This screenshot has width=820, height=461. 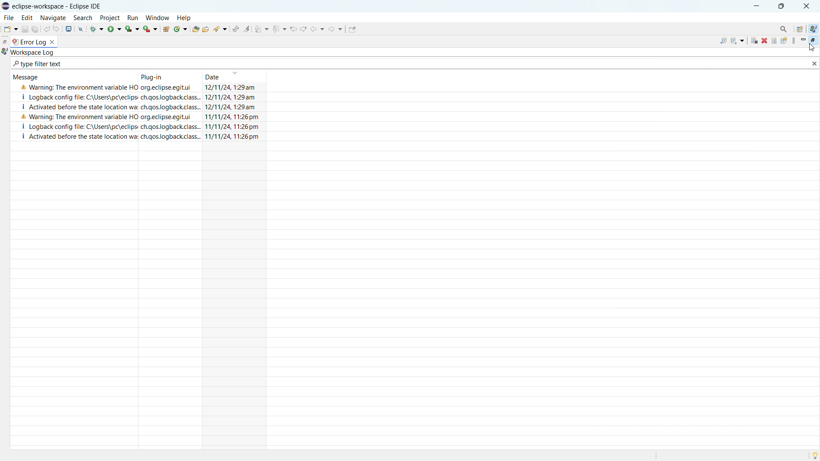 I want to click on undo, so click(x=47, y=28).